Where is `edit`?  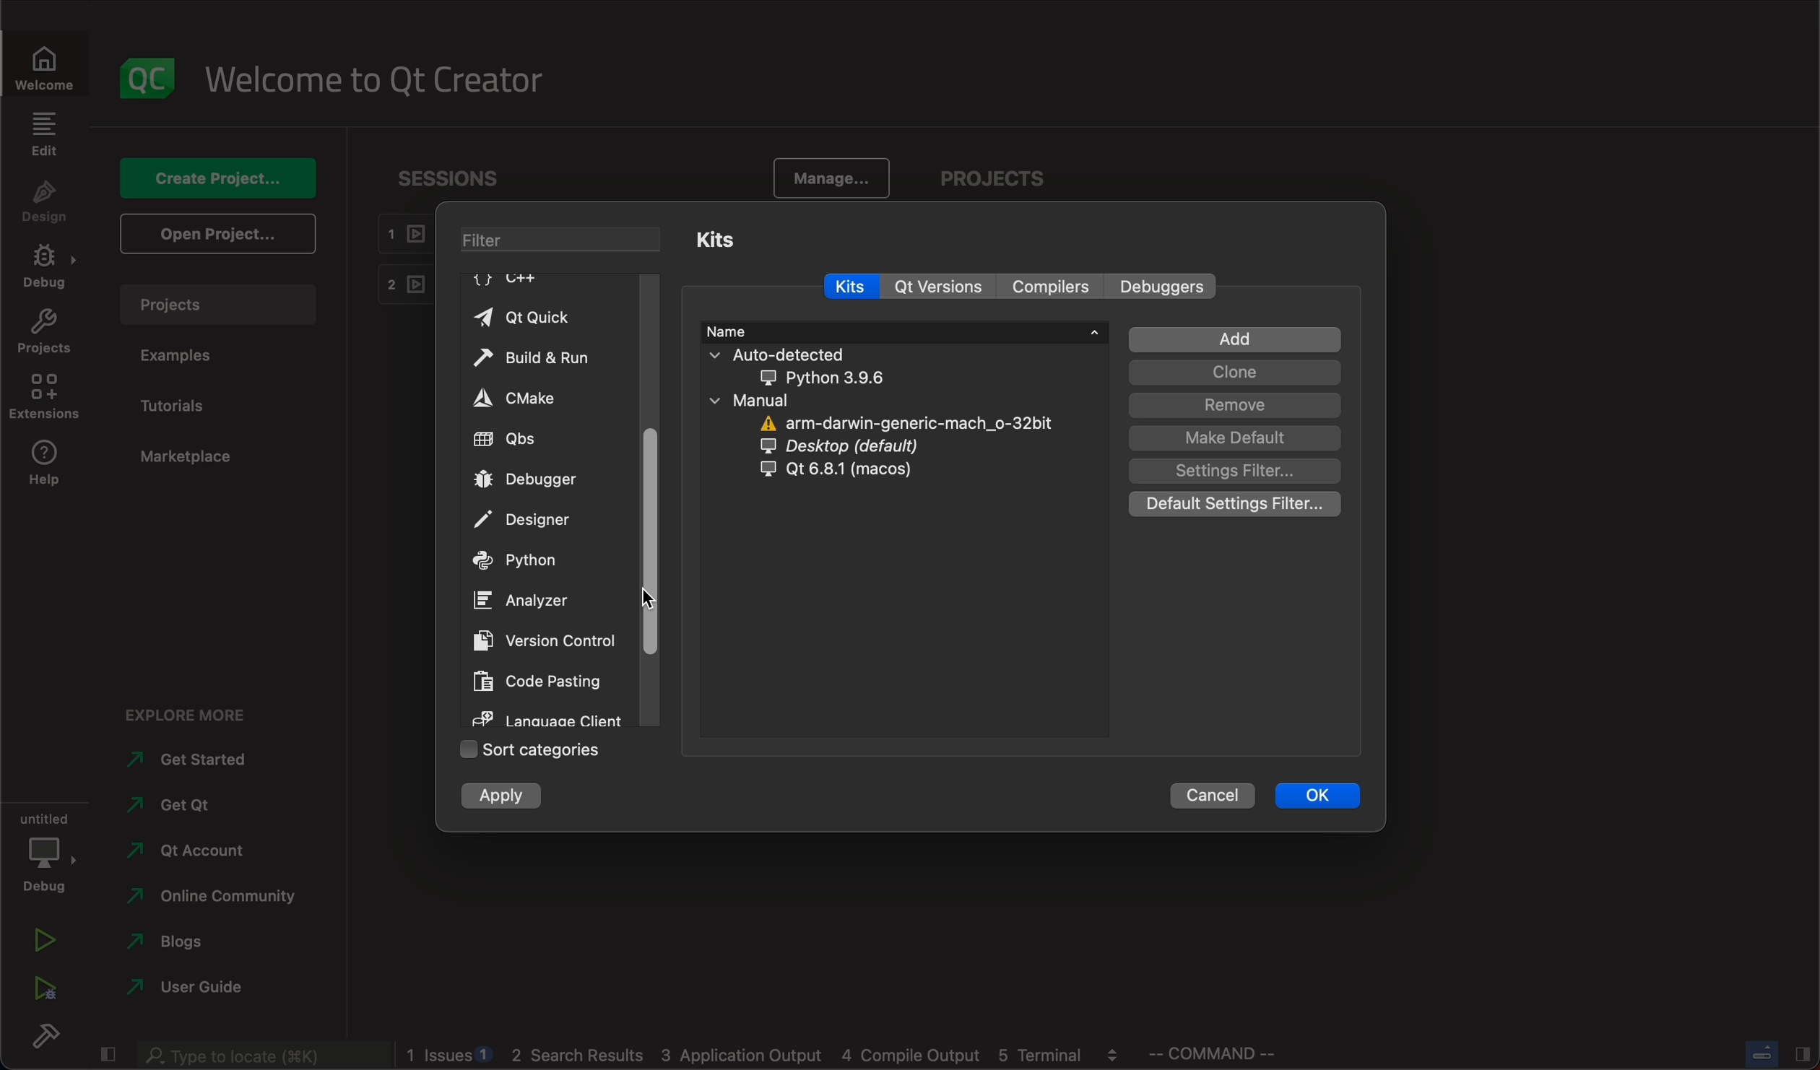
edit is located at coordinates (43, 135).